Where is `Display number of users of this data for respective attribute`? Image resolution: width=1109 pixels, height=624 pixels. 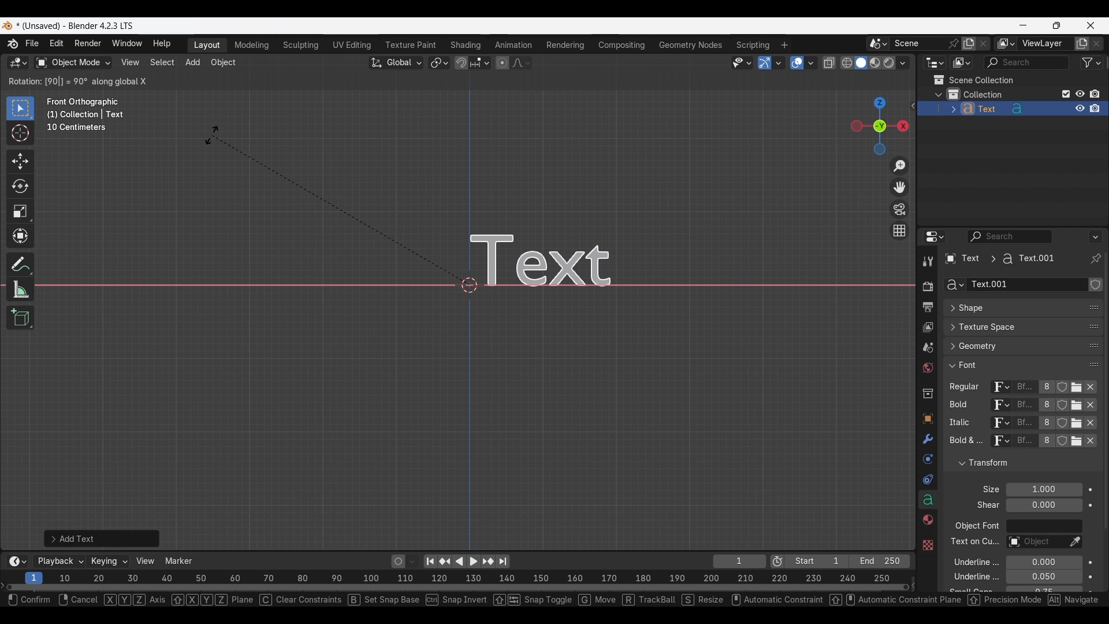 Display number of users of this data for respective attribute is located at coordinates (1047, 414).